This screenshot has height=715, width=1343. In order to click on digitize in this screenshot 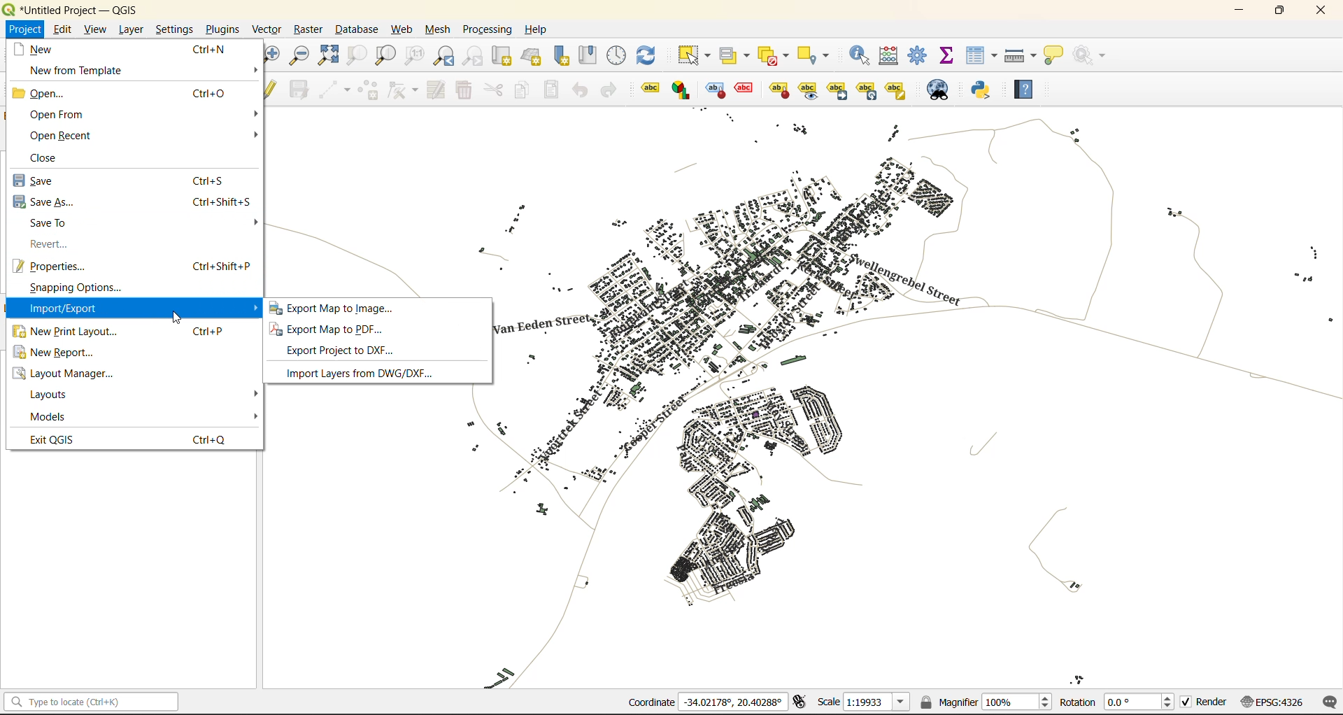, I will do `click(332, 89)`.